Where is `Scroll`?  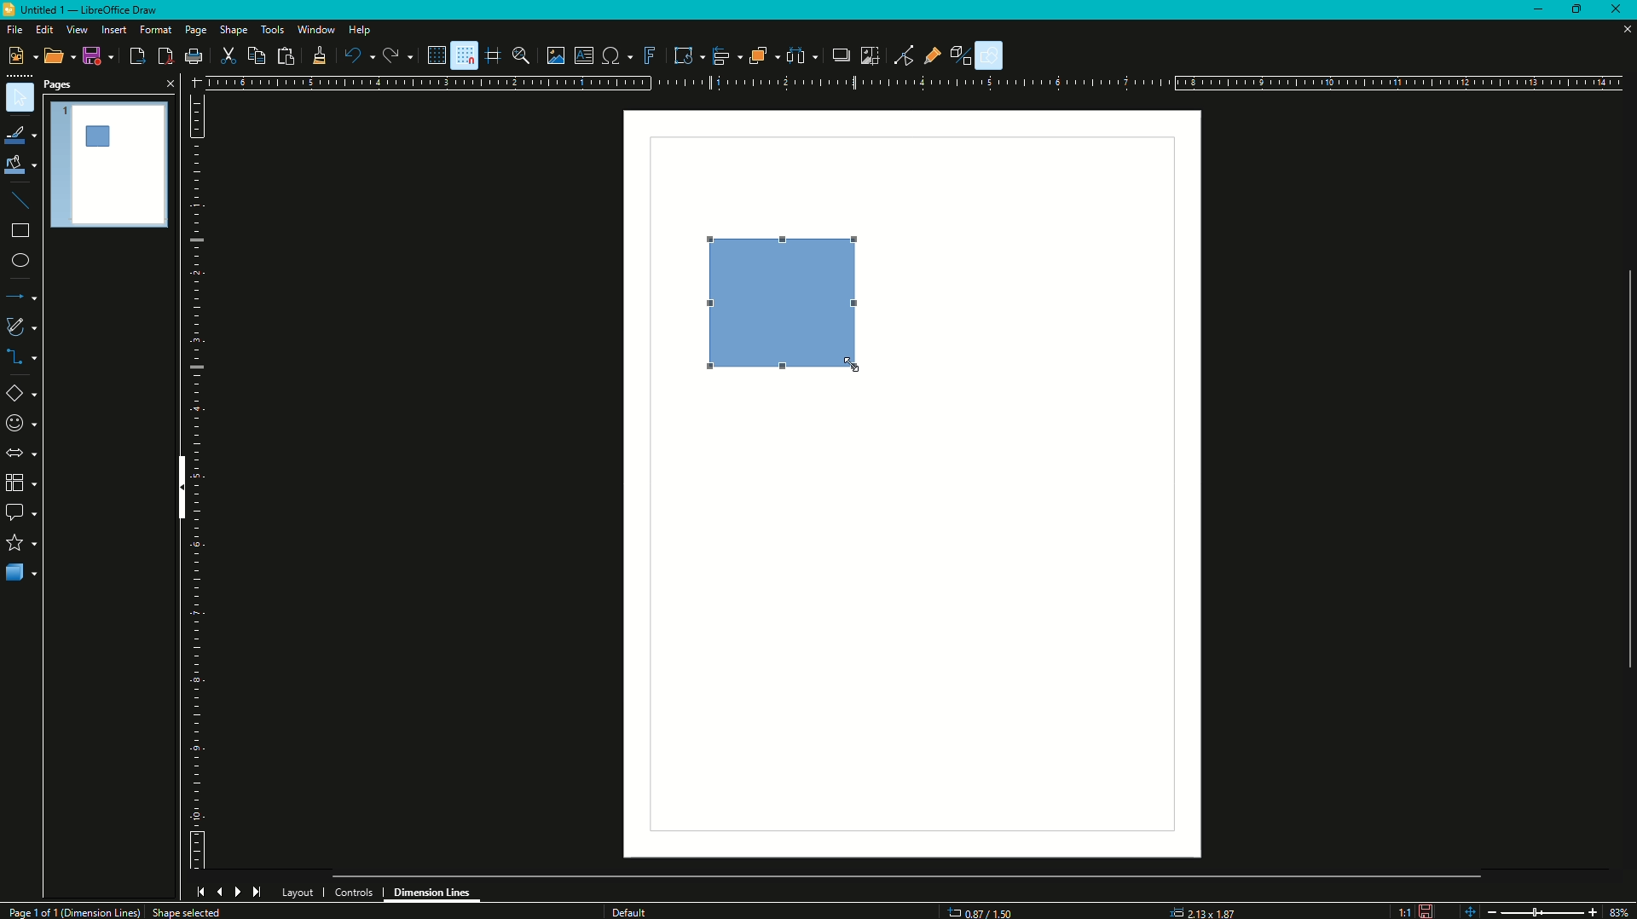 Scroll is located at coordinates (908, 874).